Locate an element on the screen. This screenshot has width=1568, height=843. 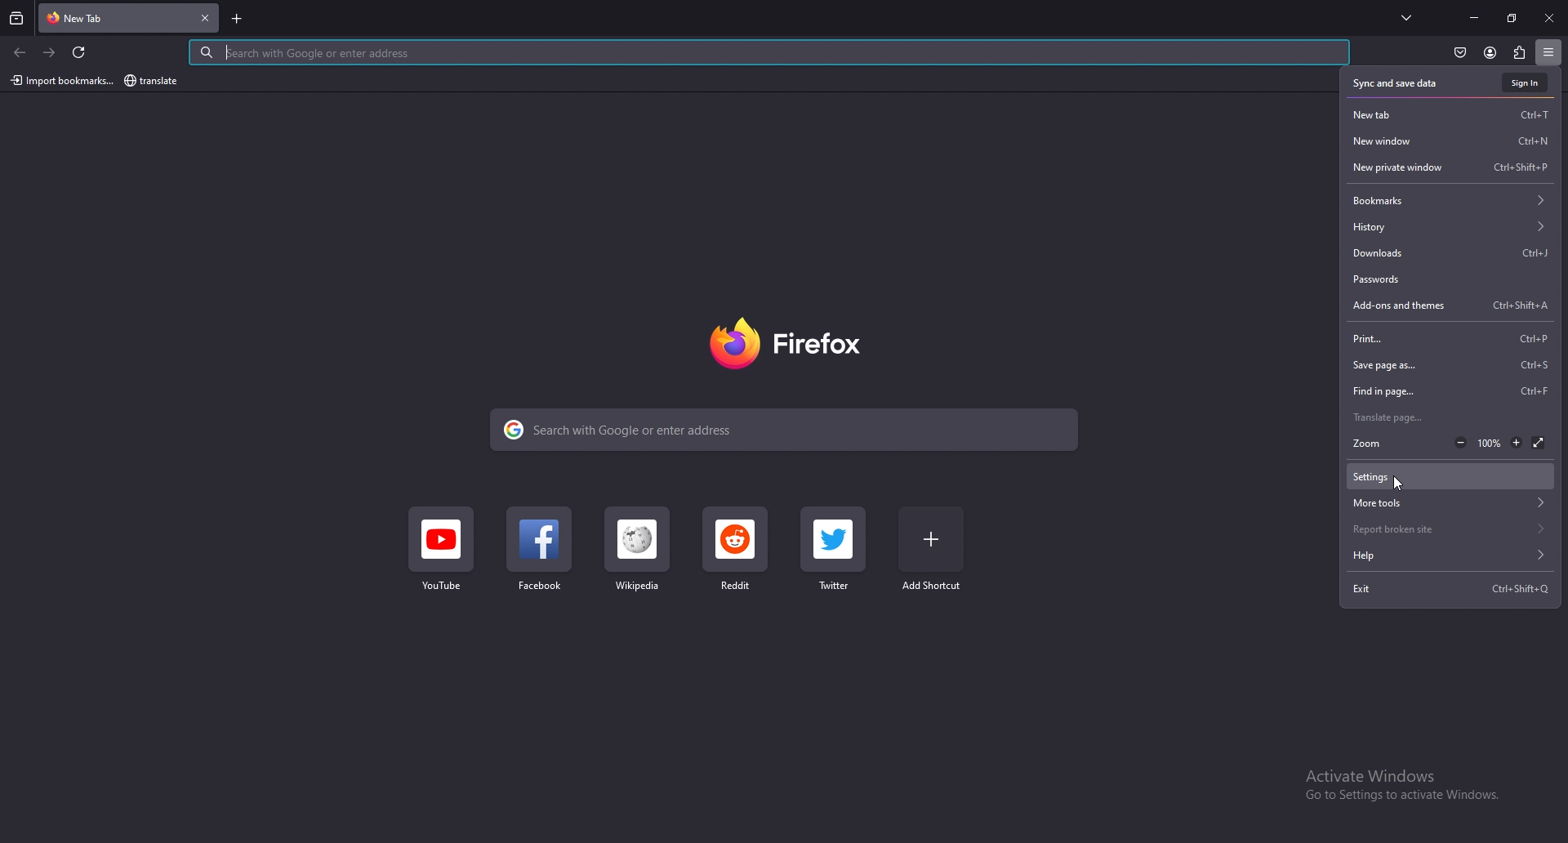
bookmarks is located at coordinates (1451, 200).